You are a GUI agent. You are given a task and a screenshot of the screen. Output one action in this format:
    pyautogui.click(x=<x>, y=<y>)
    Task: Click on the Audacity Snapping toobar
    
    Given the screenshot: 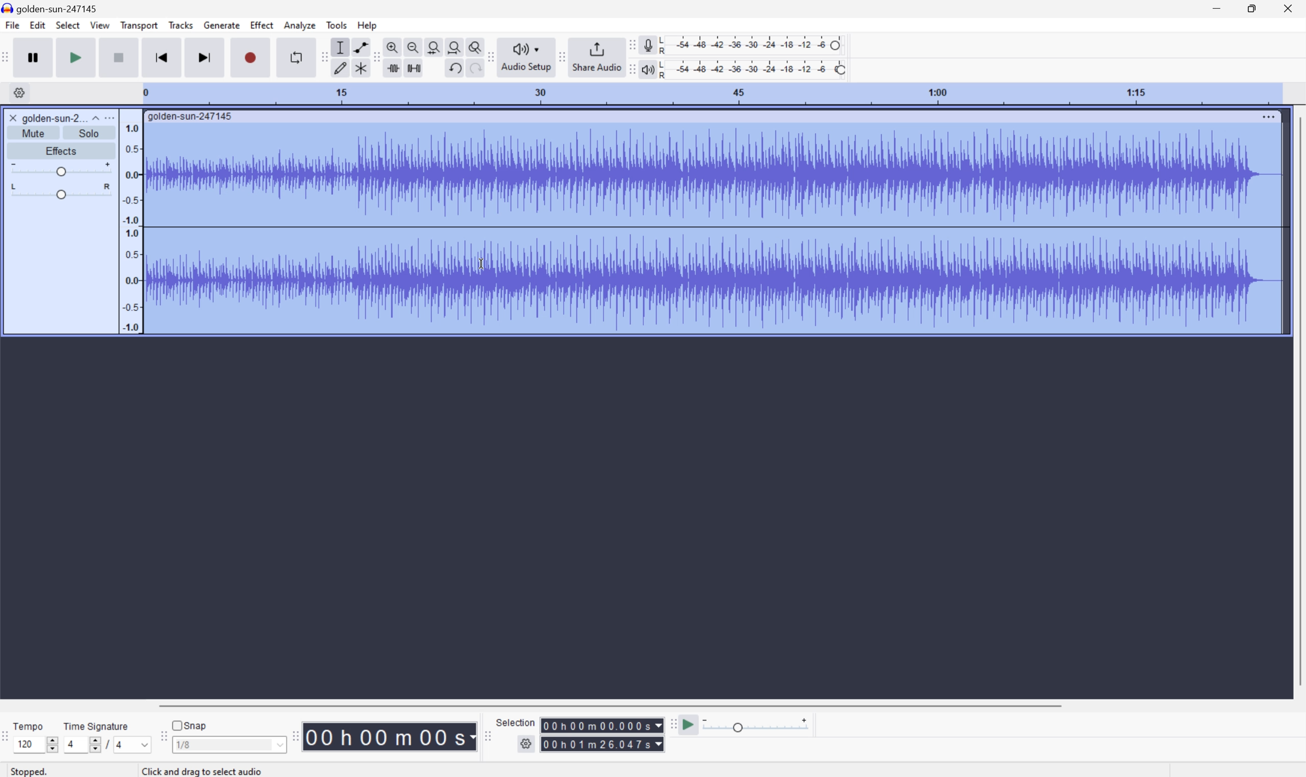 What is the action you would take?
    pyautogui.click(x=161, y=737)
    